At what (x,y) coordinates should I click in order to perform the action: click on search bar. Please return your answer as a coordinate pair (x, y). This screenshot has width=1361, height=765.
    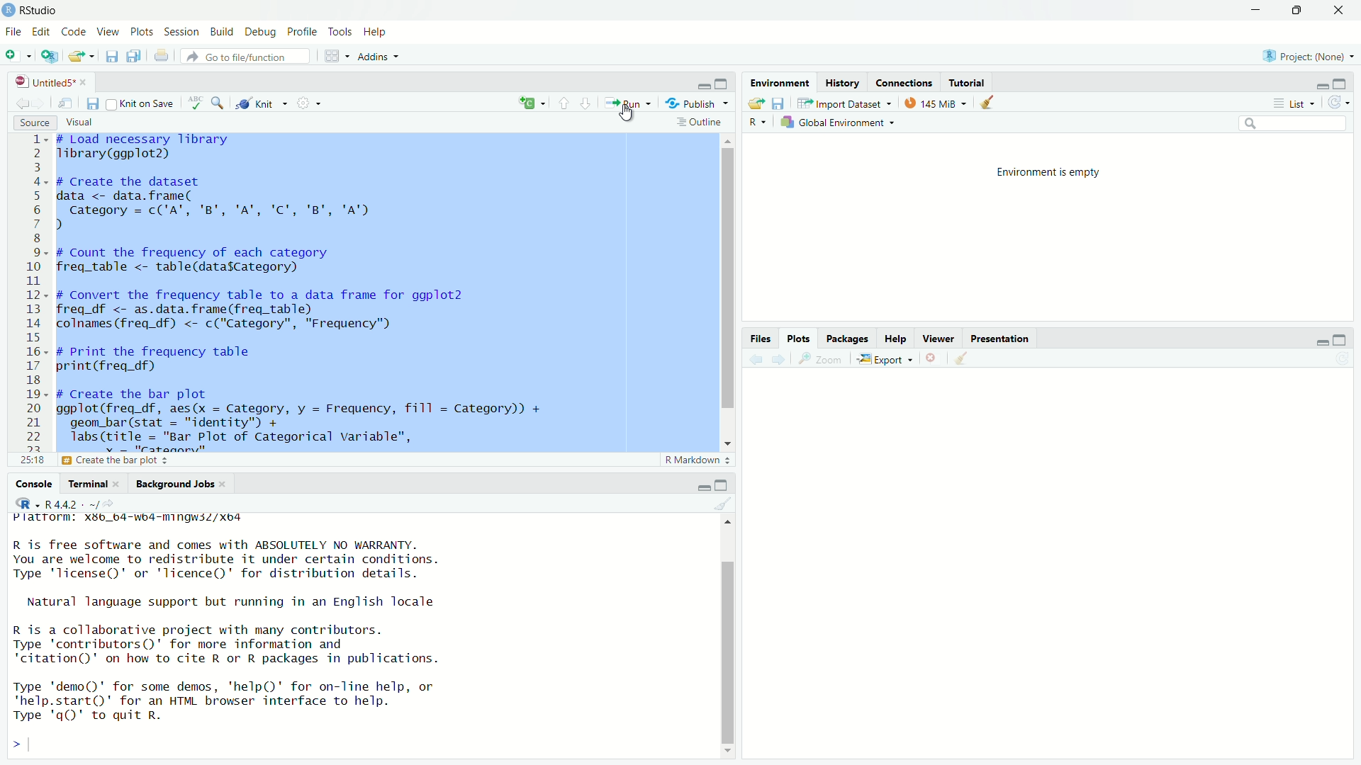
    Looking at the image, I should click on (1290, 123).